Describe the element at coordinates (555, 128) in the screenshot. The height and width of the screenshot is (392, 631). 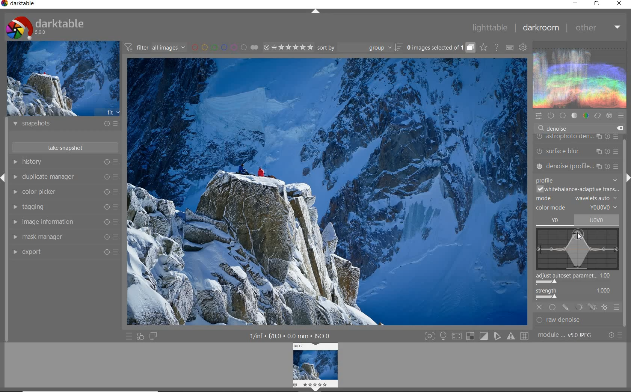
I see `DENOISE` at that location.